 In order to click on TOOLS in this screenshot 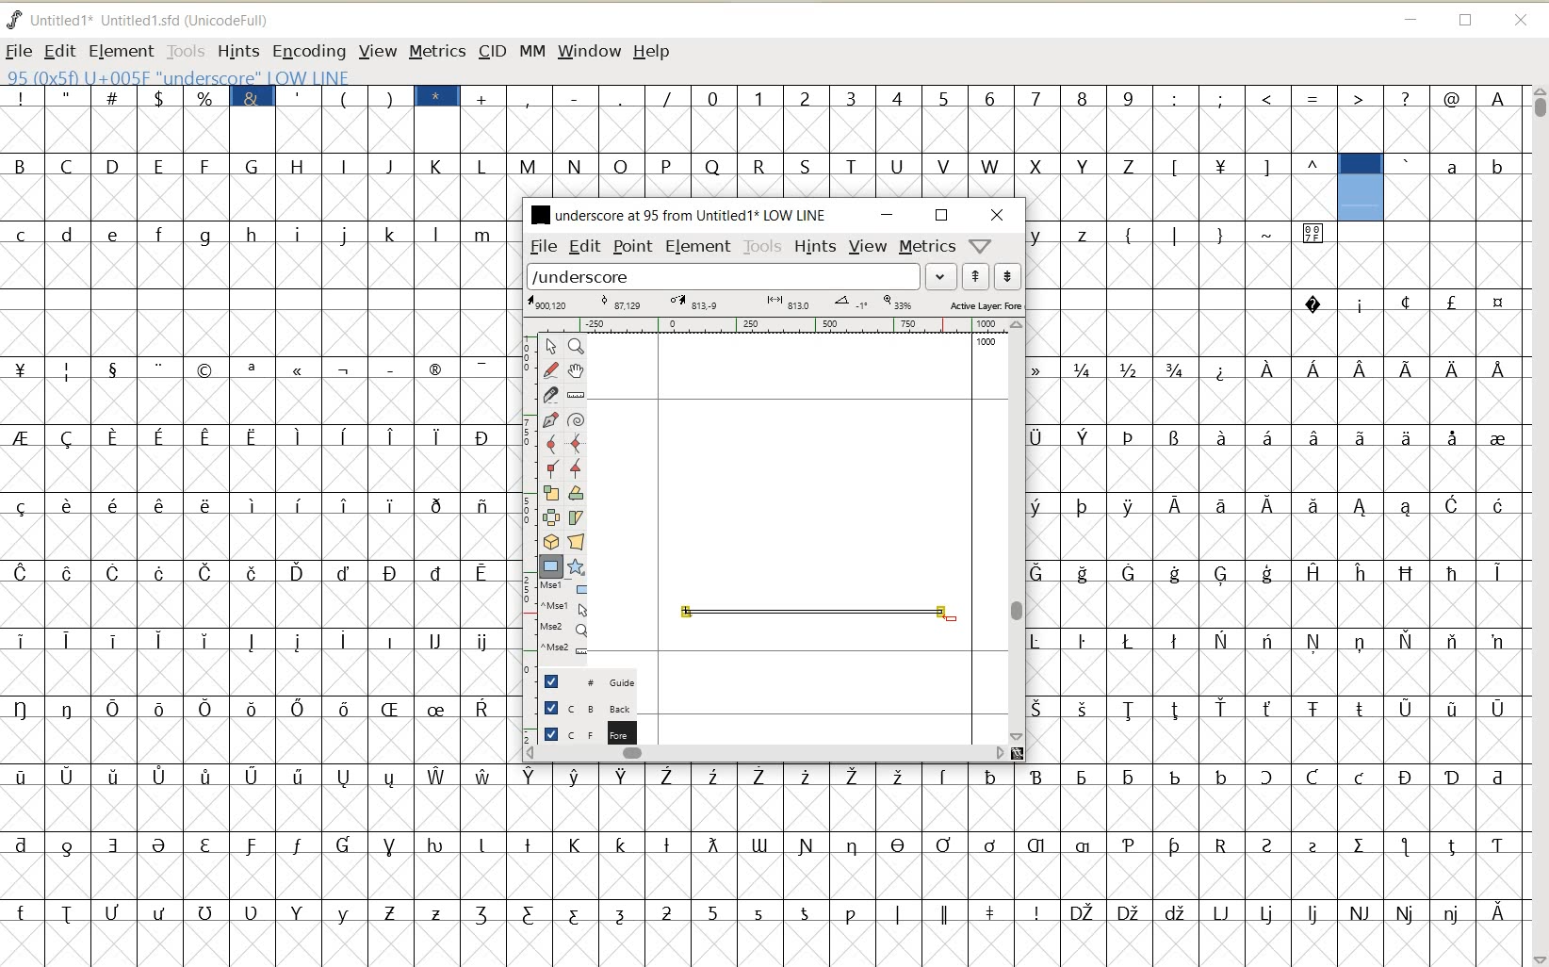, I will do `click(184, 50)`.